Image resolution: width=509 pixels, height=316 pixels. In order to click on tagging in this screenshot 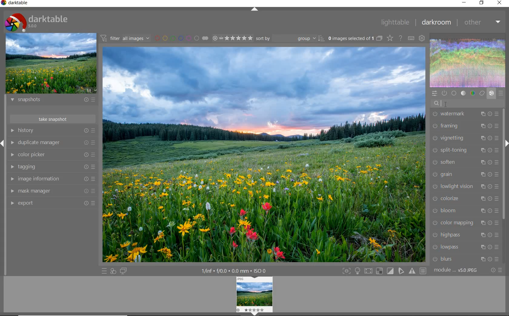, I will do `click(52, 166)`.